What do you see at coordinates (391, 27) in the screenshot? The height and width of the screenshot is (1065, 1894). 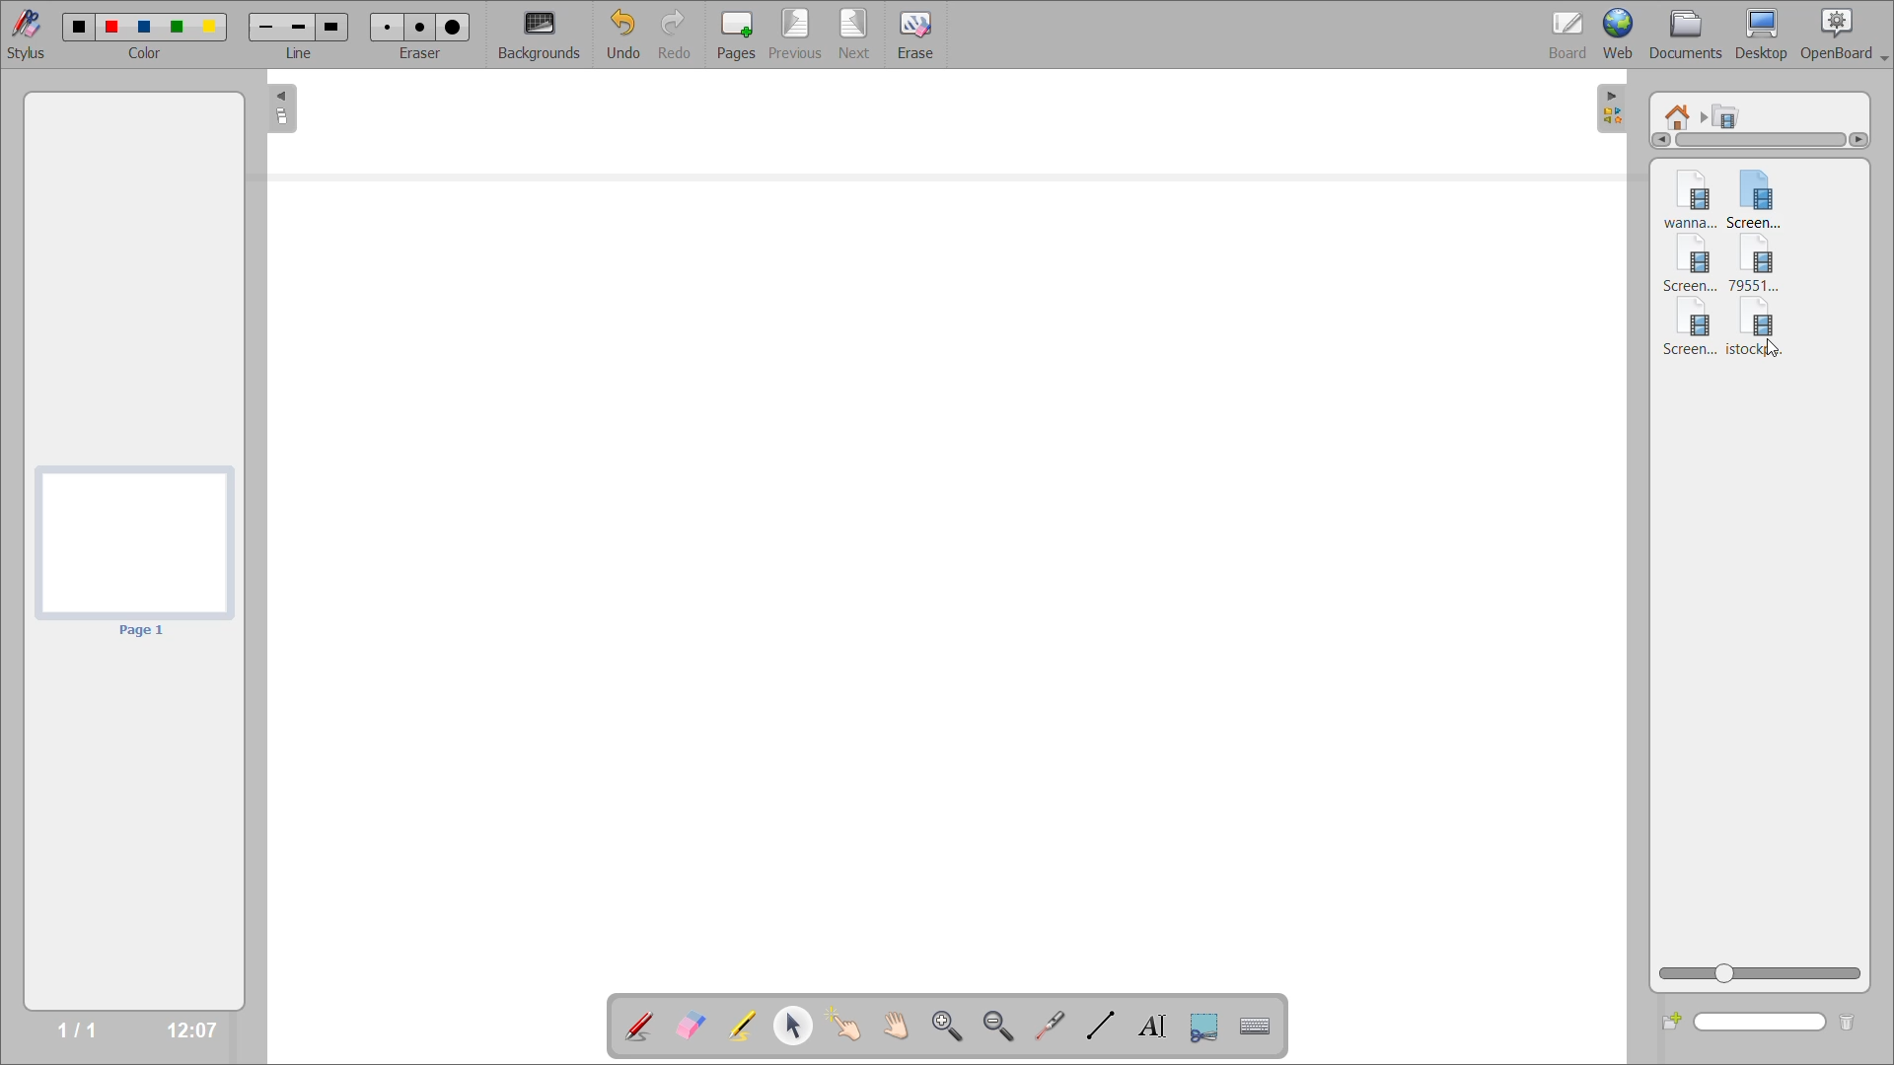 I see `small eraser` at bounding box center [391, 27].